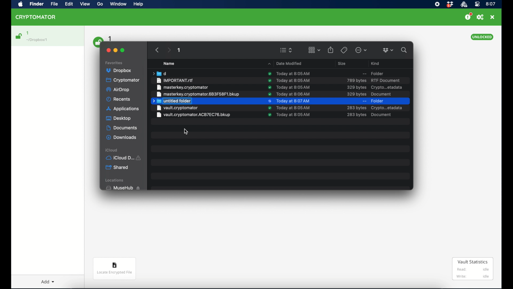 The width and height of the screenshot is (513, 289). What do you see at coordinates (376, 63) in the screenshot?
I see `Kind` at bounding box center [376, 63].